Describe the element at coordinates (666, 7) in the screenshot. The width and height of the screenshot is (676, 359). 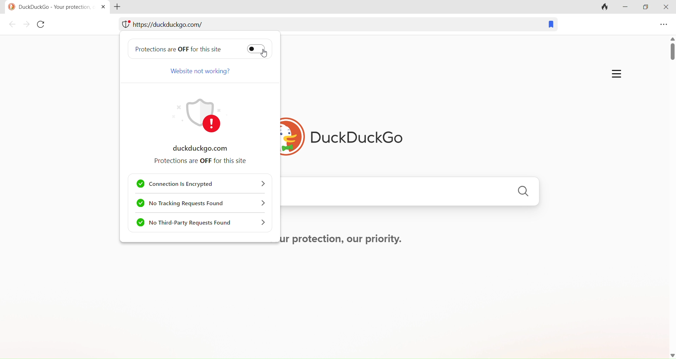
I see `close` at that location.